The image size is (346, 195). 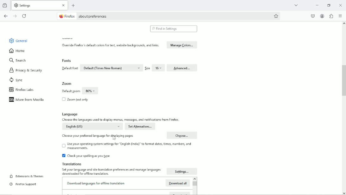 What do you see at coordinates (21, 80) in the screenshot?
I see `Sync` at bounding box center [21, 80].